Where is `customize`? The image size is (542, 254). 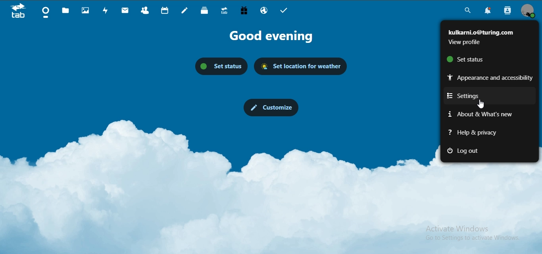
customize is located at coordinates (271, 108).